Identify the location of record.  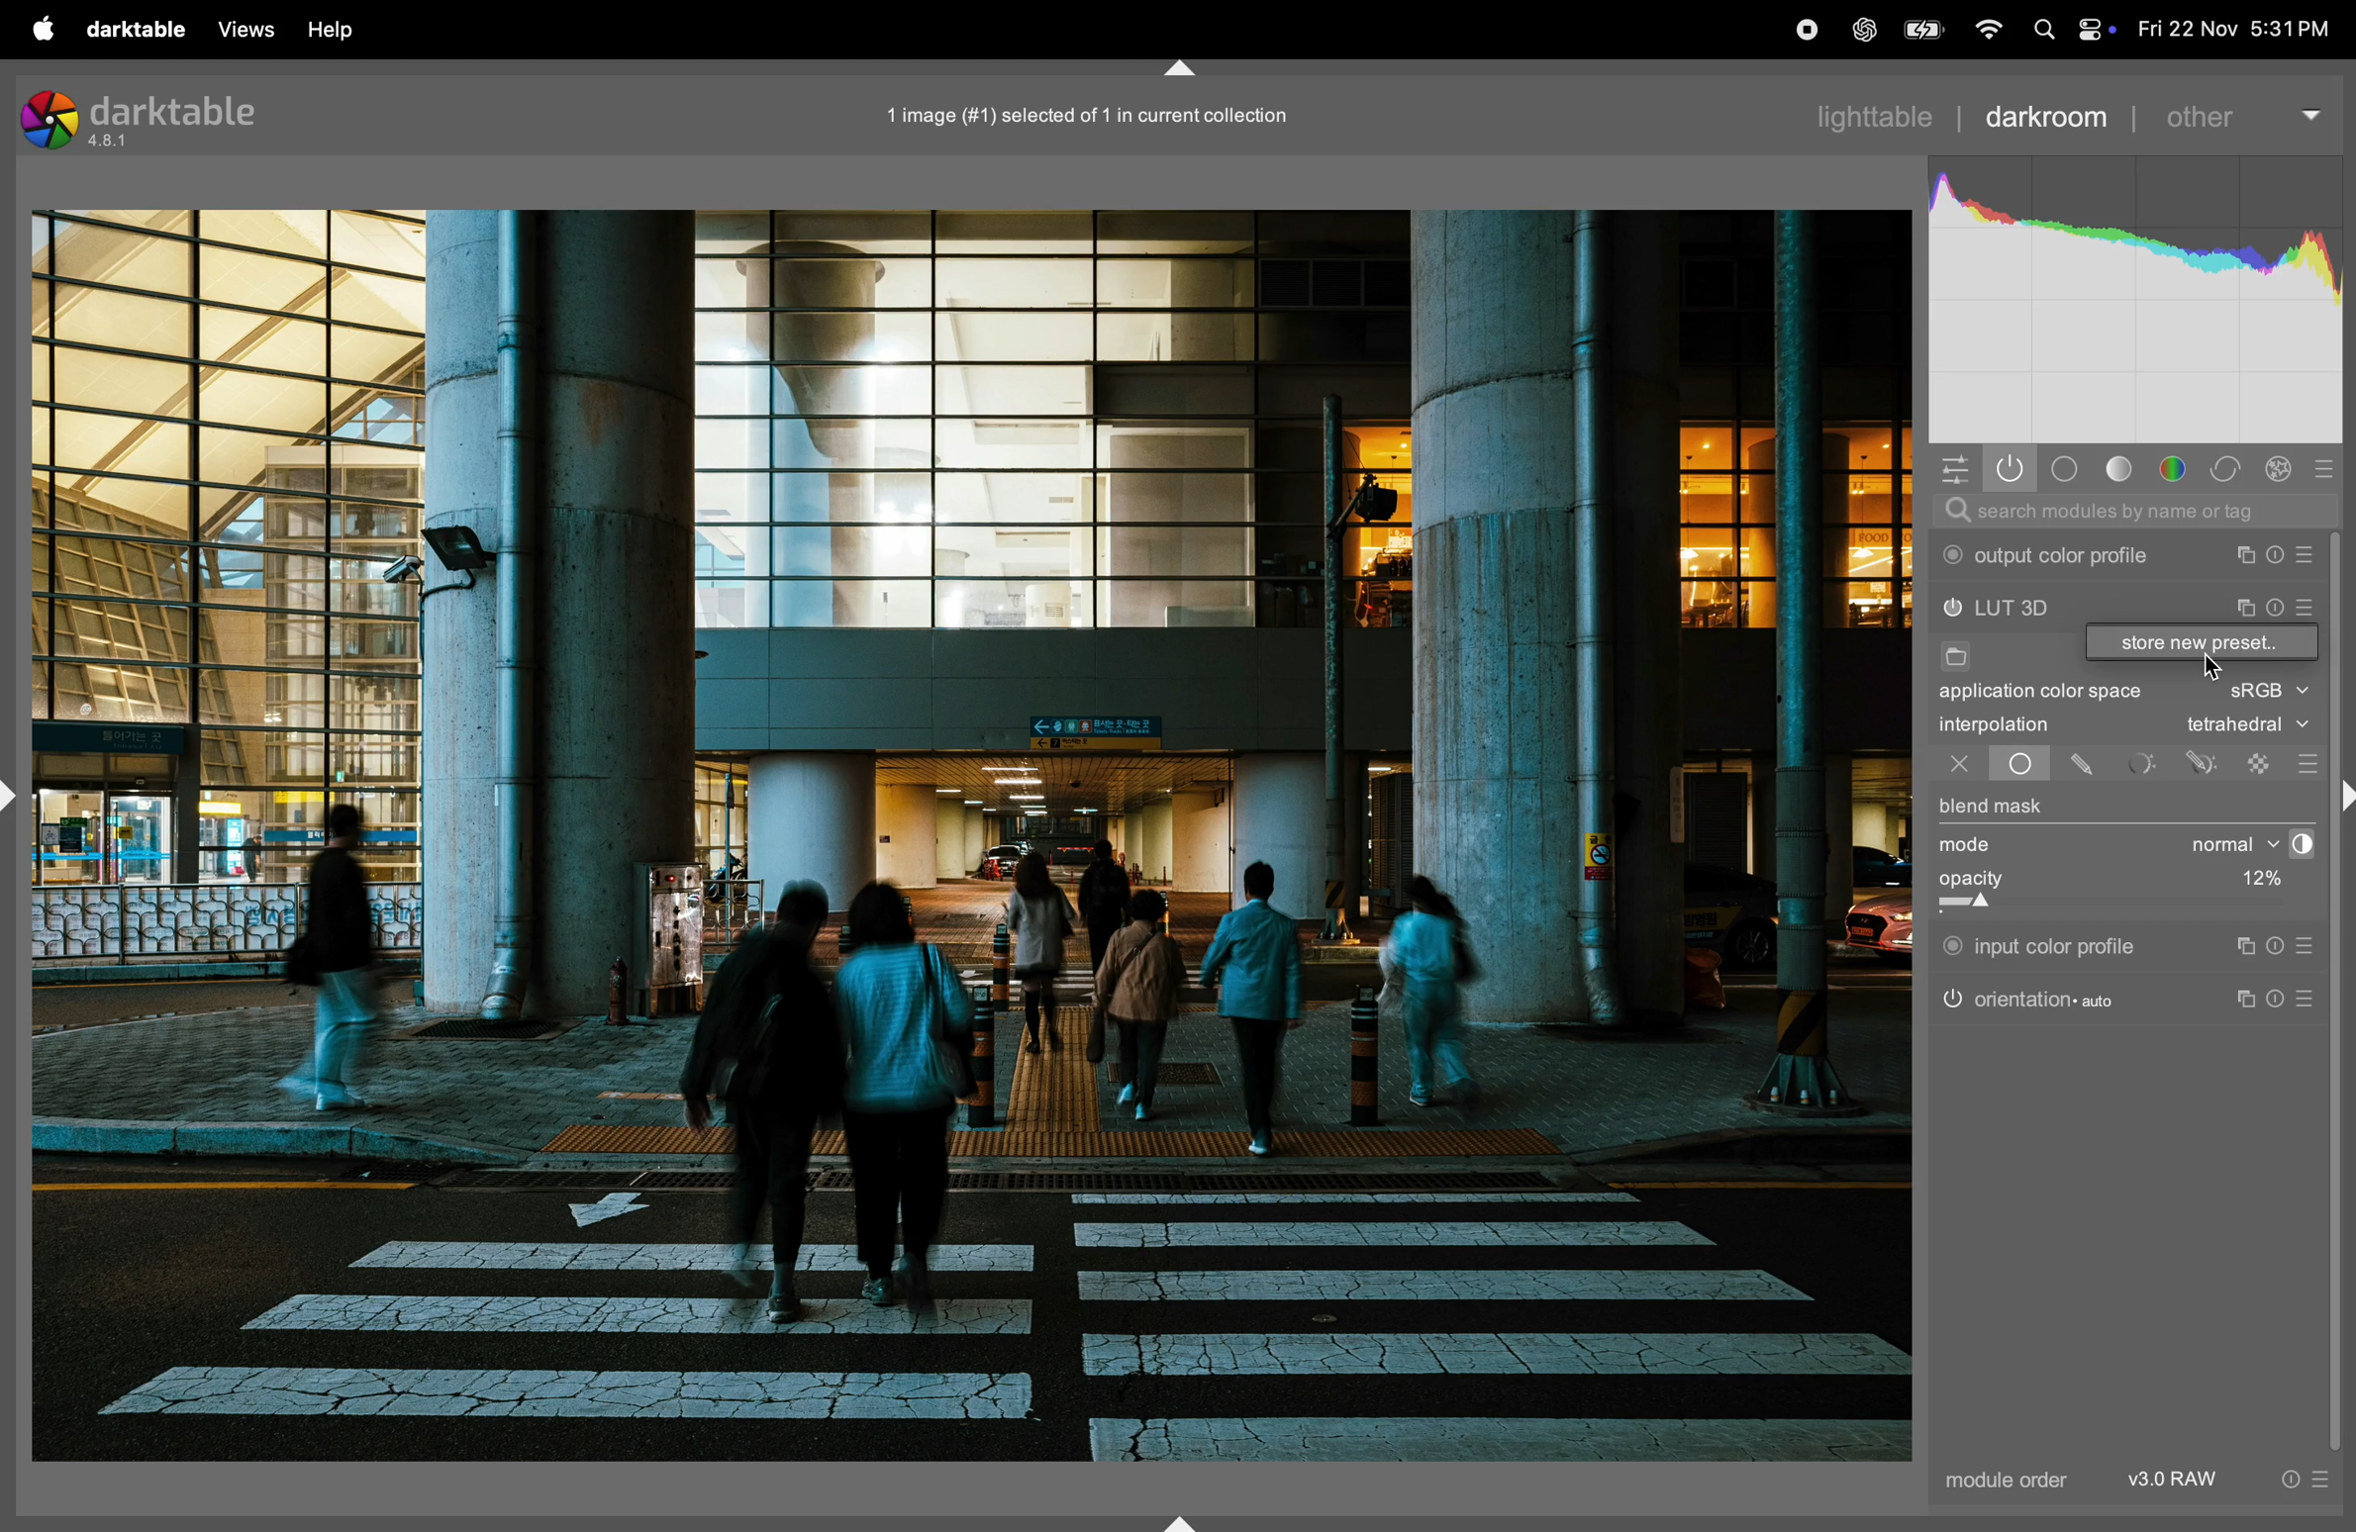
(1800, 31).